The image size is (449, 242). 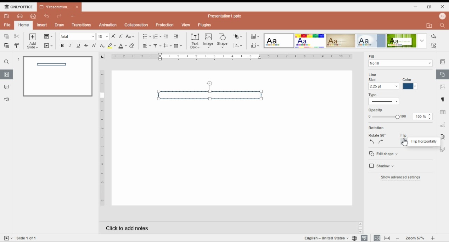 I want to click on protection, so click(x=165, y=24).